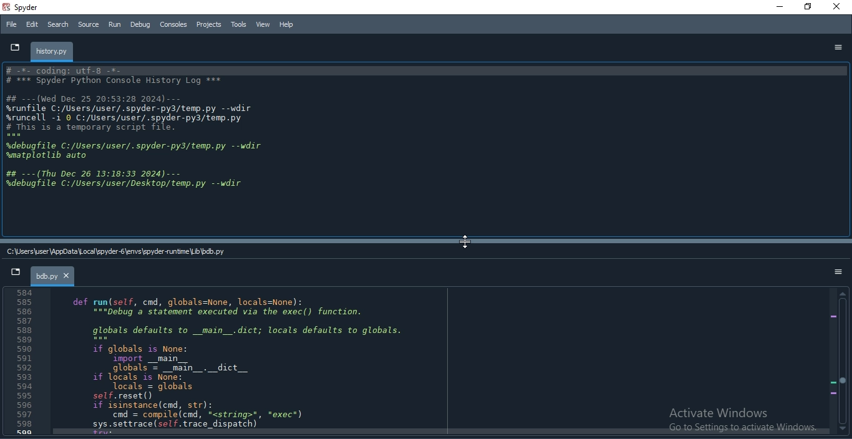  What do you see at coordinates (262, 24) in the screenshot?
I see `View` at bounding box center [262, 24].